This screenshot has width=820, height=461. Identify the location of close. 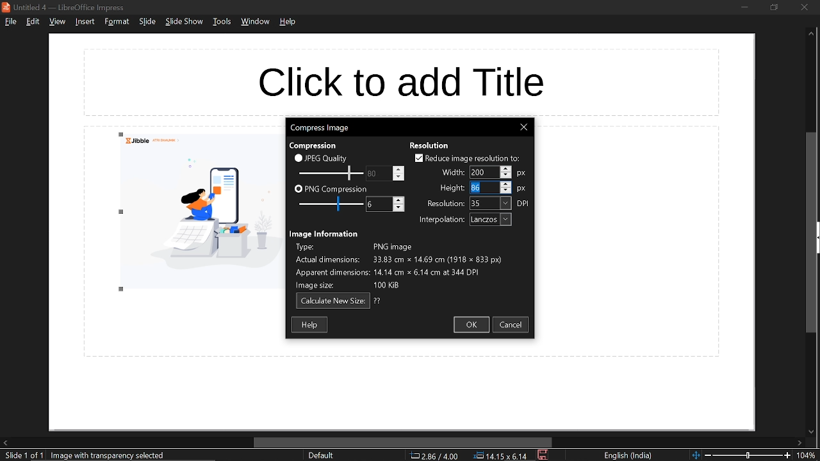
(804, 7).